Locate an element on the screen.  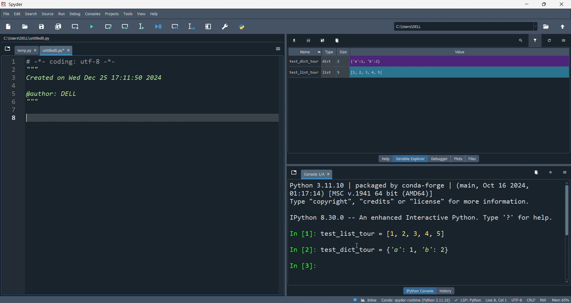
8 is located at coordinates (15, 117).